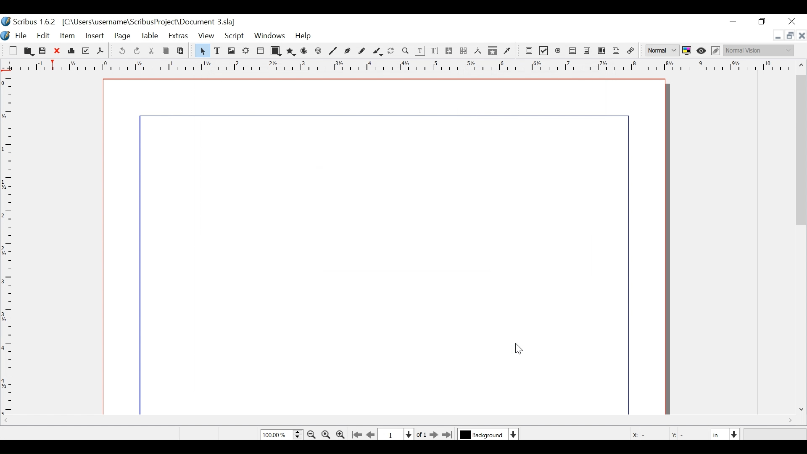  I want to click on Freehand, so click(361, 51).